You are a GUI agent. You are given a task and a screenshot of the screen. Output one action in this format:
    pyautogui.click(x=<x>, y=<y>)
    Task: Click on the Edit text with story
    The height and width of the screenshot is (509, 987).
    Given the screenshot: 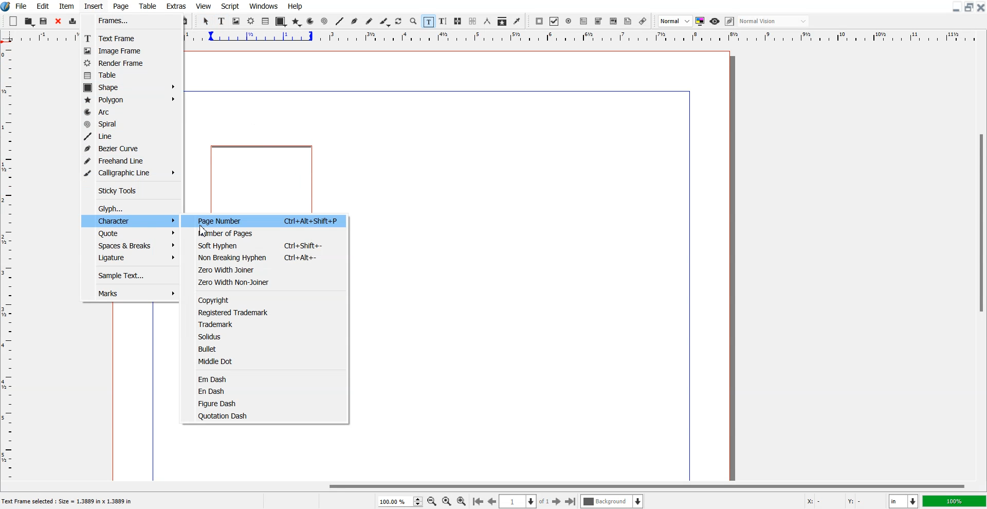 What is the action you would take?
    pyautogui.click(x=444, y=22)
    